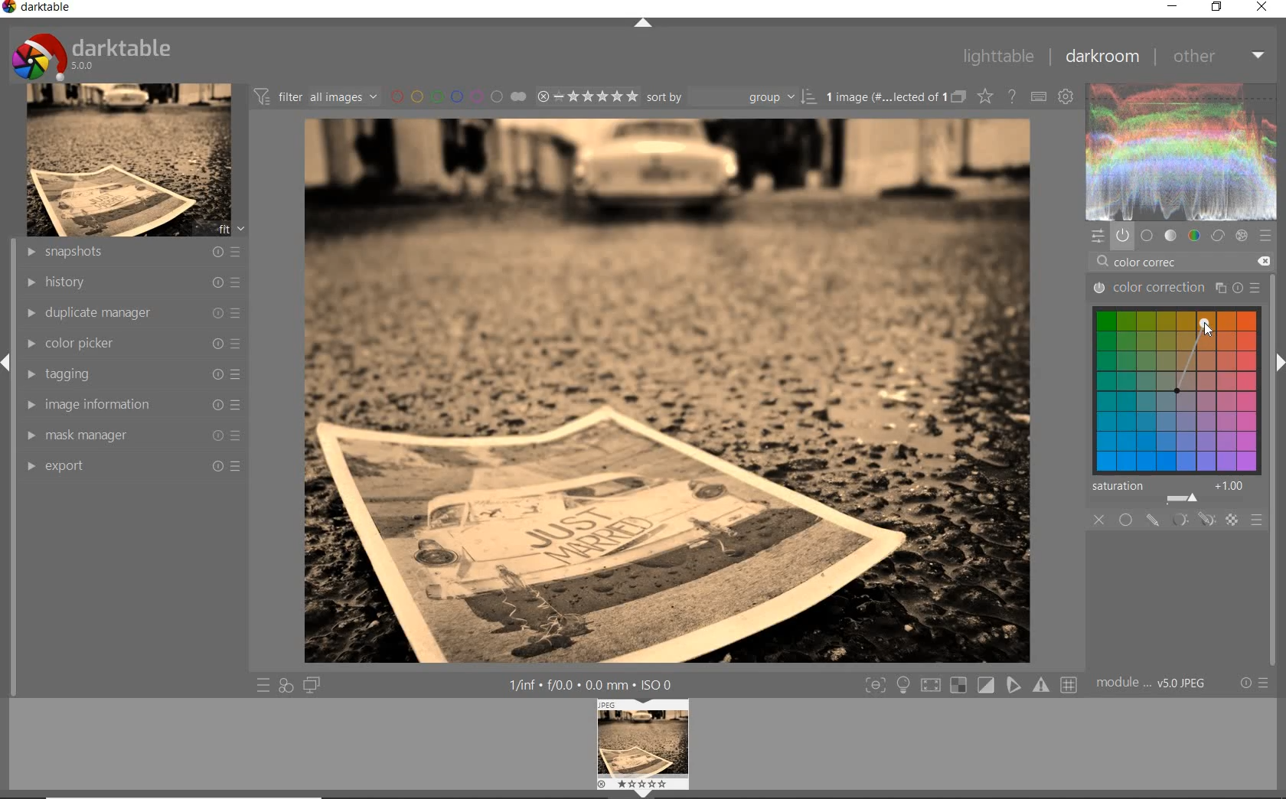 The height and width of the screenshot is (799, 1286). I want to click on expand/collapse, so click(1278, 363).